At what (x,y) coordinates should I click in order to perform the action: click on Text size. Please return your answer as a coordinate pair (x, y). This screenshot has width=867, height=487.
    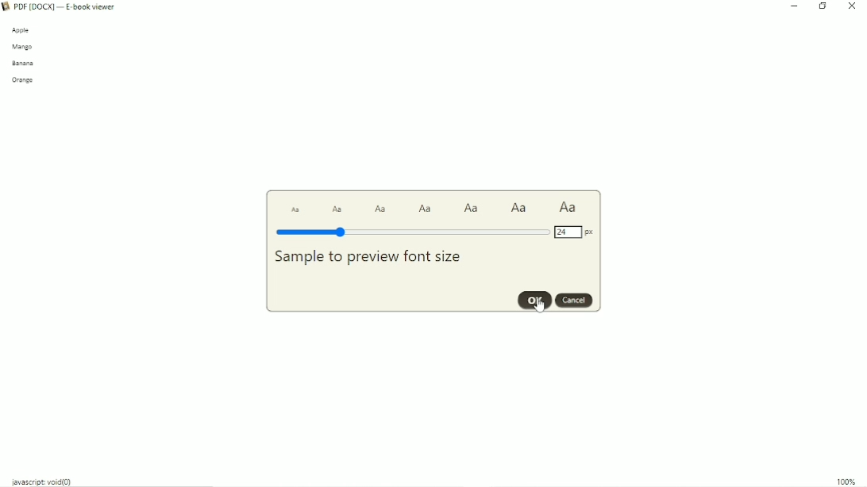
    Looking at the image, I should click on (381, 209).